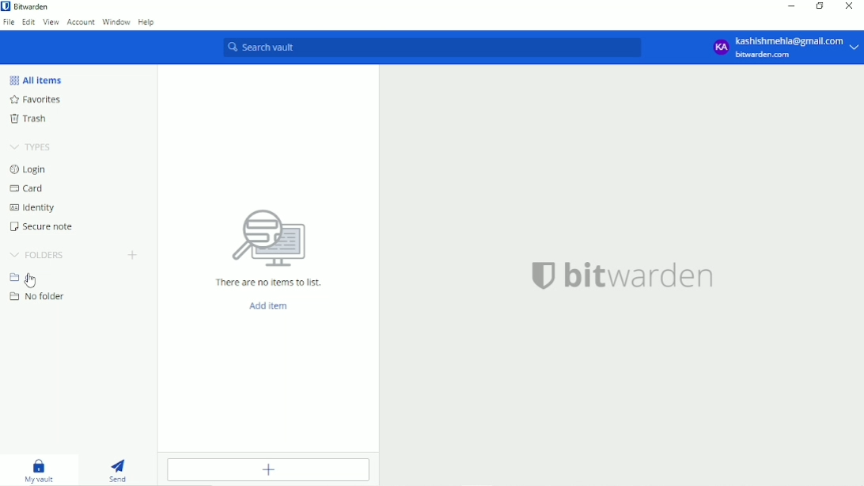  I want to click on View, so click(51, 22).